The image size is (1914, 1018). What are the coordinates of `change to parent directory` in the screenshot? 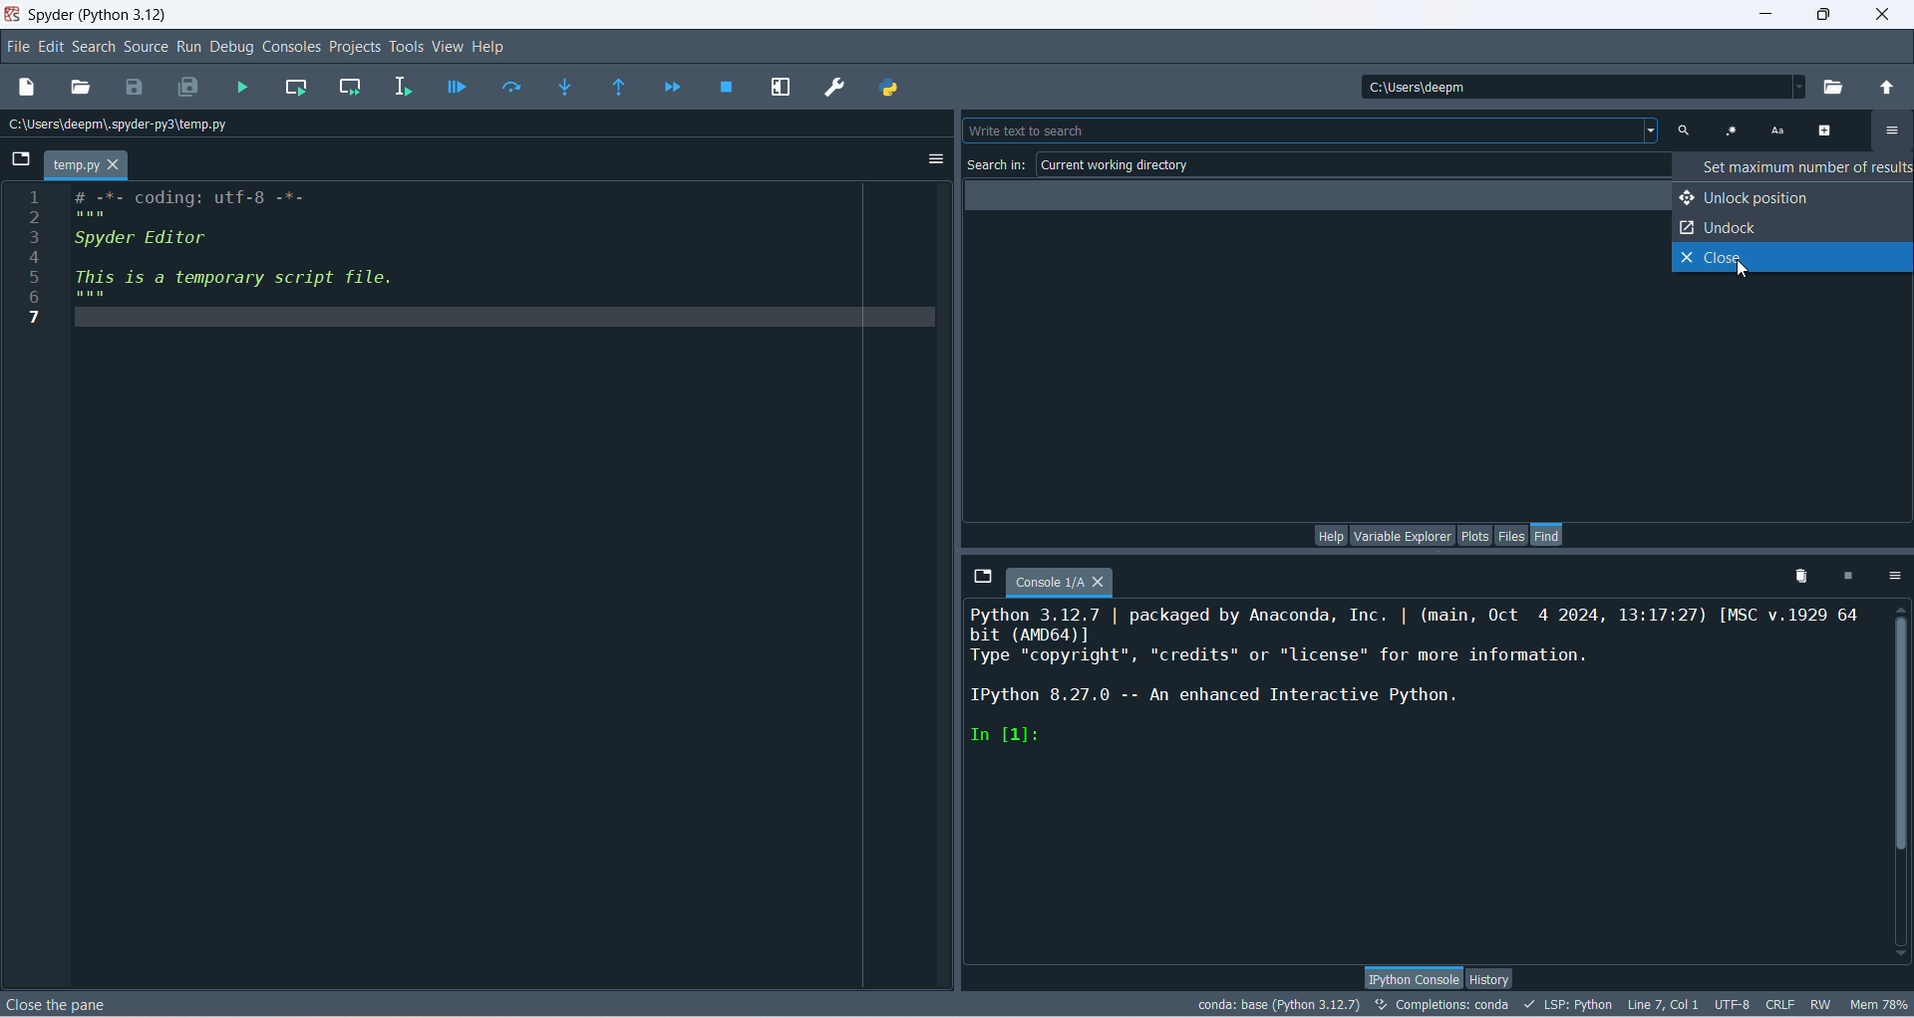 It's located at (1887, 90).